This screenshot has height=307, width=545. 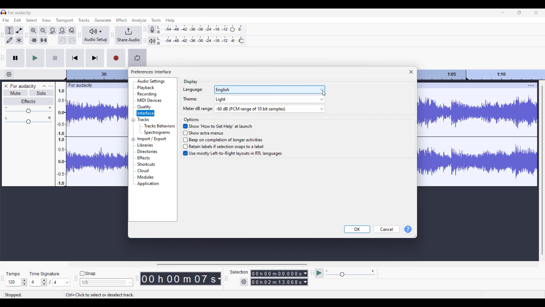 What do you see at coordinates (84, 20) in the screenshot?
I see `Tracks menu` at bounding box center [84, 20].